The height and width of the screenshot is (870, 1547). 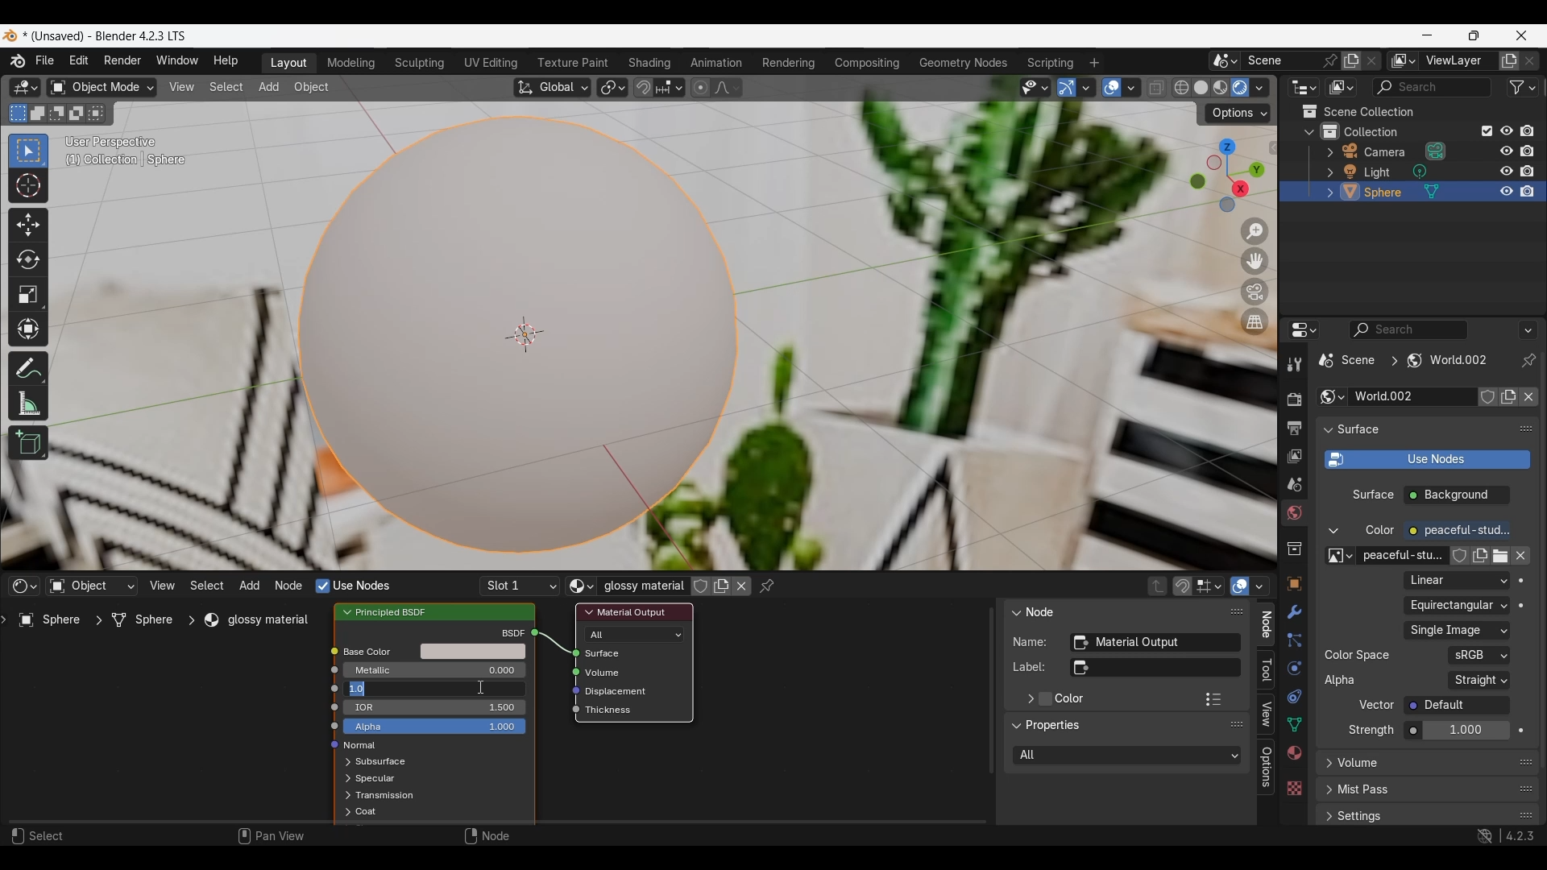 I want to click on Material properties, so click(x=1294, y=752).